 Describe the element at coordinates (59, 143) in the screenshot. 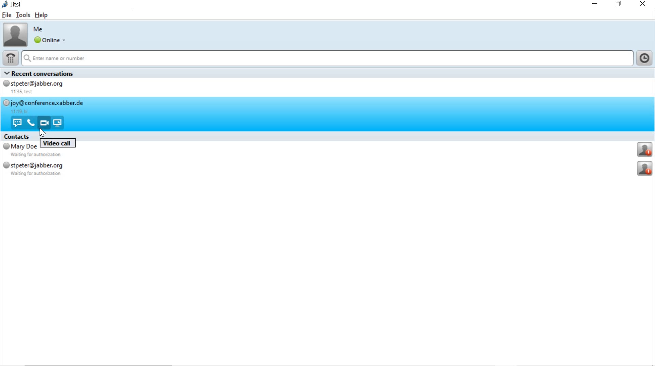

I see `video call` at that location.